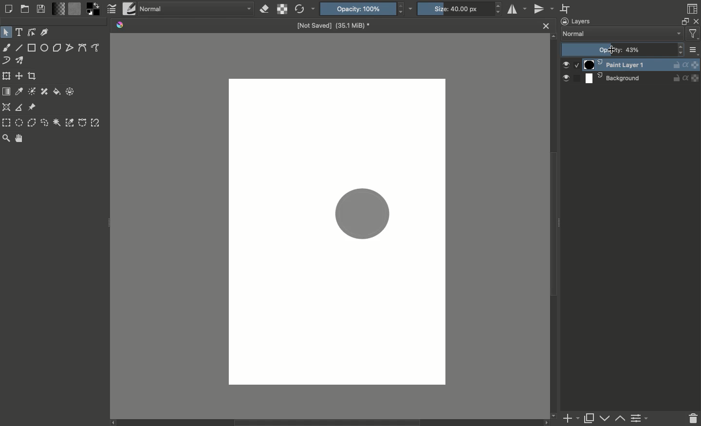 The image size is (701, 426). What do you see at coordinates (33, 32) in the screenshot?
I see `Shapes` at bounding box center [33, 32].